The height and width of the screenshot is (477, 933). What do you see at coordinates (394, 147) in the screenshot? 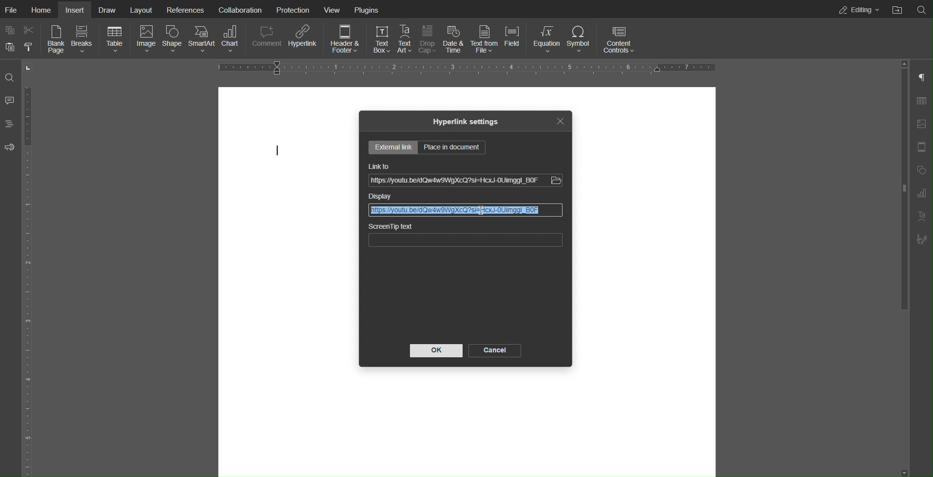
I see `External Settings` at bounding box center [394, 147].